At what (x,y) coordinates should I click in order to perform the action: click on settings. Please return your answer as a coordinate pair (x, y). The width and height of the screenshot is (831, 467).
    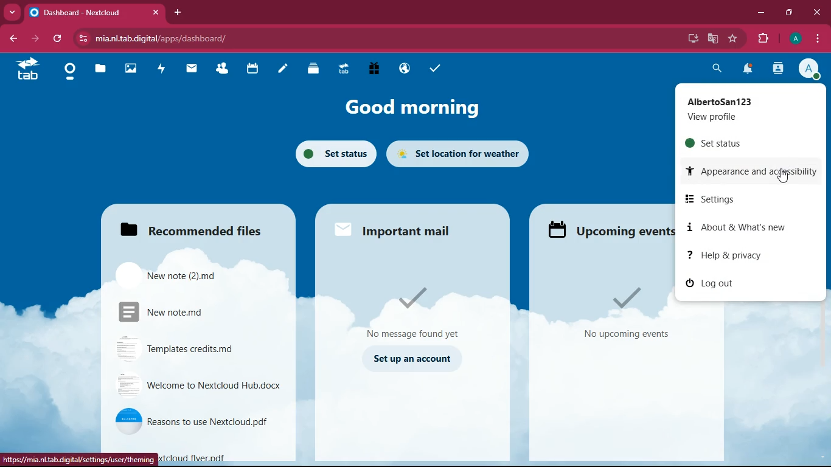
    Looking at the image, I should click on (717, 199).